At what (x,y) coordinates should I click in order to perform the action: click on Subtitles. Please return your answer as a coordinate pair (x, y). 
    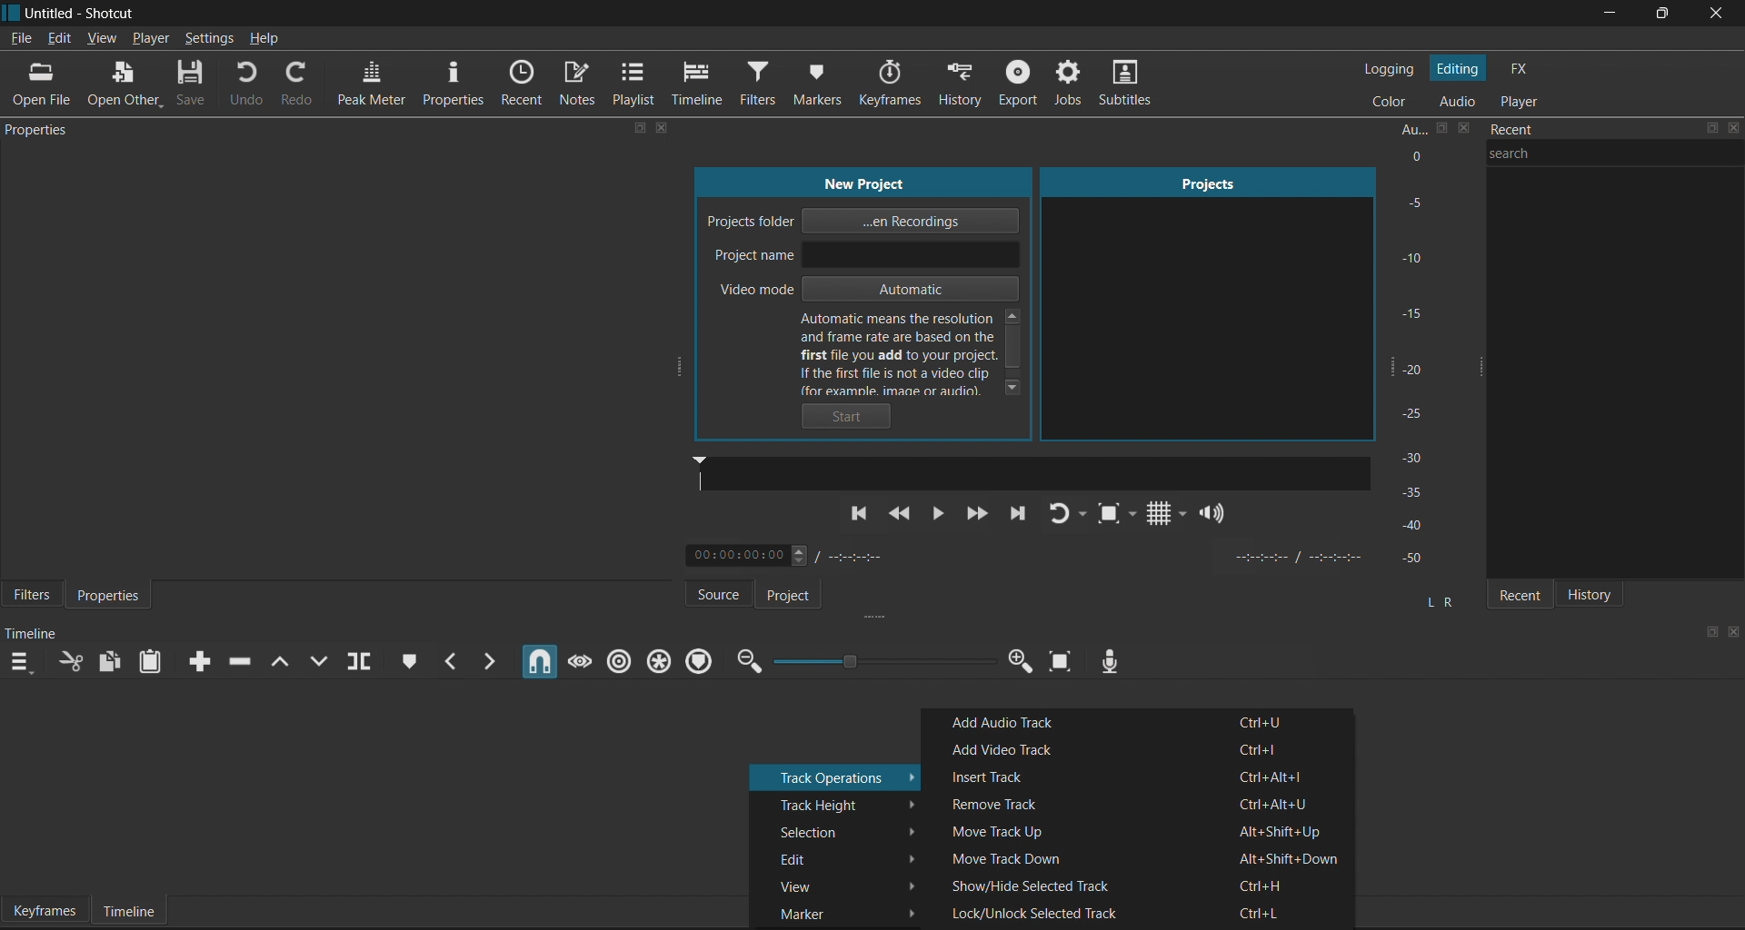
    Looking at the image, I should click on (1135, 87).